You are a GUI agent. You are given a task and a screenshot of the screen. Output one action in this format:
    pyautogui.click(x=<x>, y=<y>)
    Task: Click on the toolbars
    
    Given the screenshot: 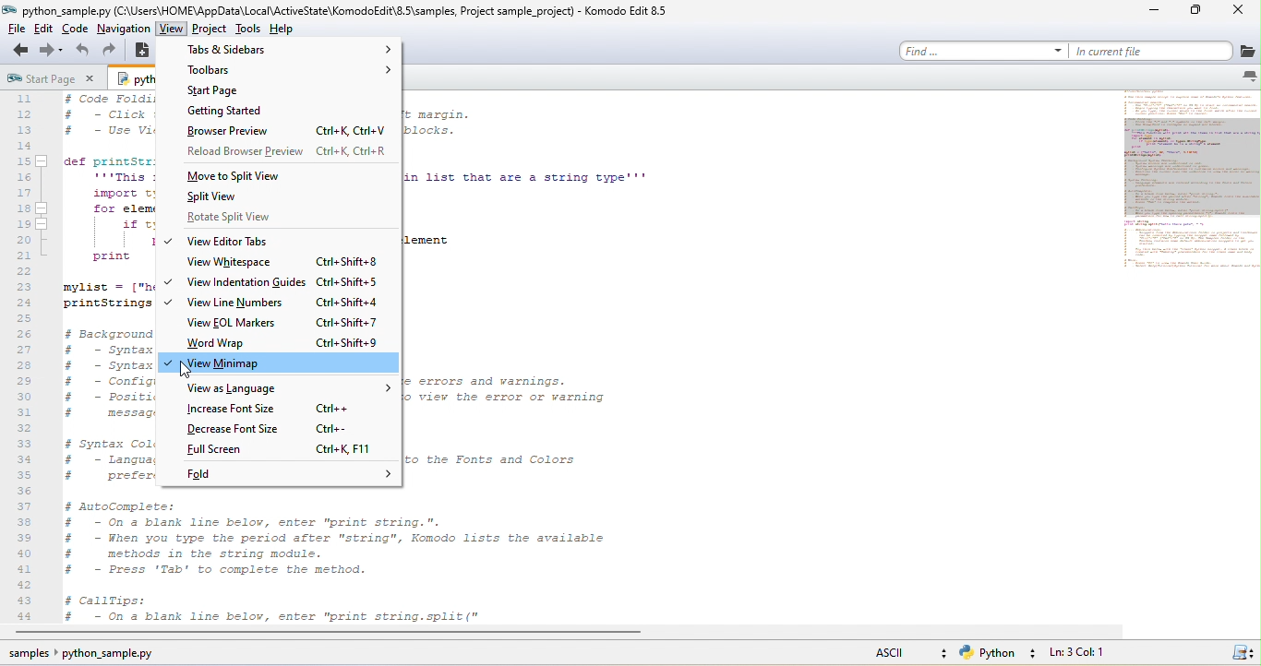 What is the action you would take?
    pyautogui.click(x=285, y=69)
    